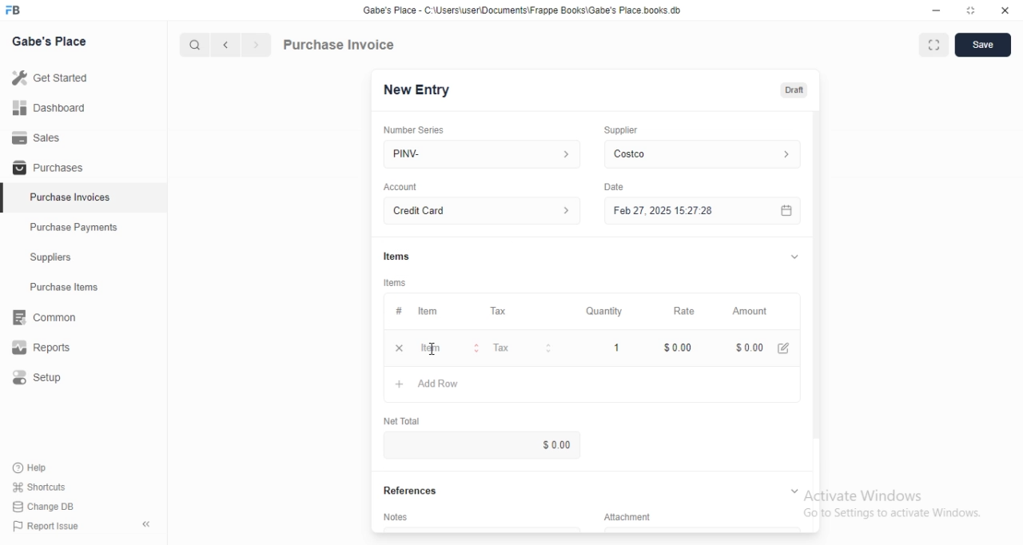 Image resolution: width=1023 pixels, height=545 pixels. Describe the element at coordinates (395, 283) in the screenshot. I see `Items` at that location.